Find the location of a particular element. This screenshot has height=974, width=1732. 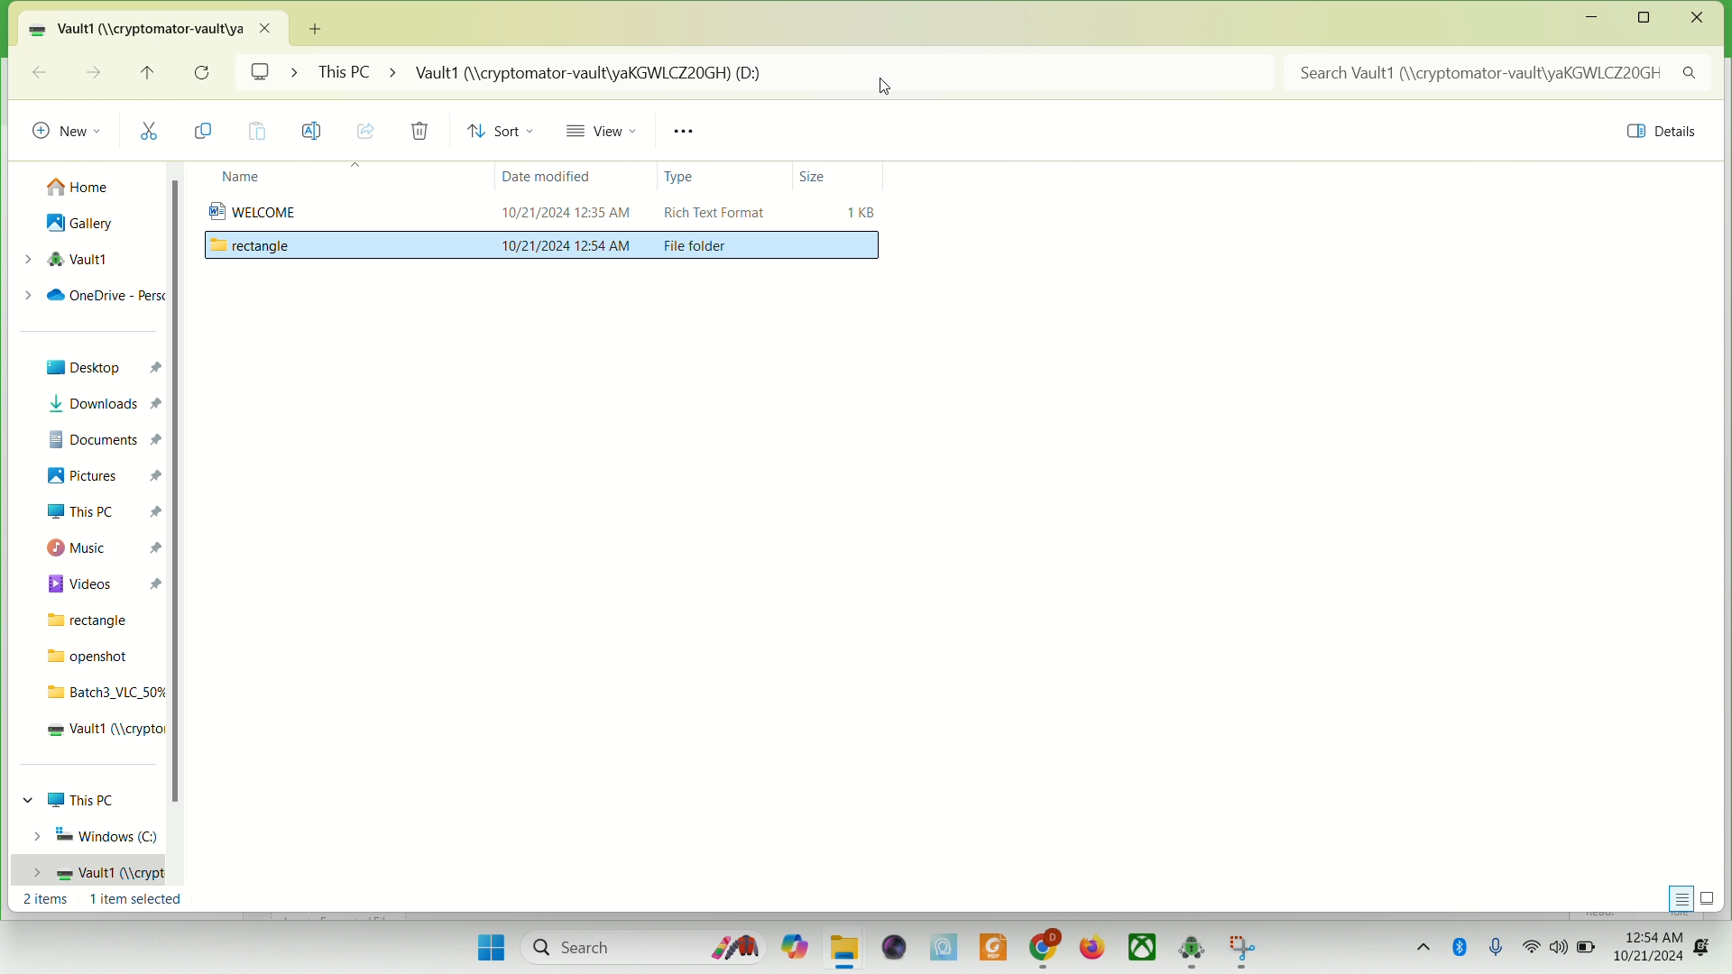

Add is located at coordinates (319, 26).